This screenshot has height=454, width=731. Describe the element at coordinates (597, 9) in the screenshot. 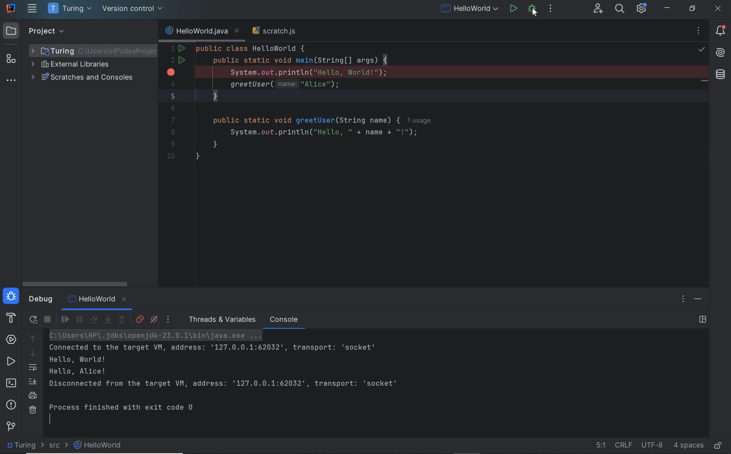

I see `code with me` at that location.